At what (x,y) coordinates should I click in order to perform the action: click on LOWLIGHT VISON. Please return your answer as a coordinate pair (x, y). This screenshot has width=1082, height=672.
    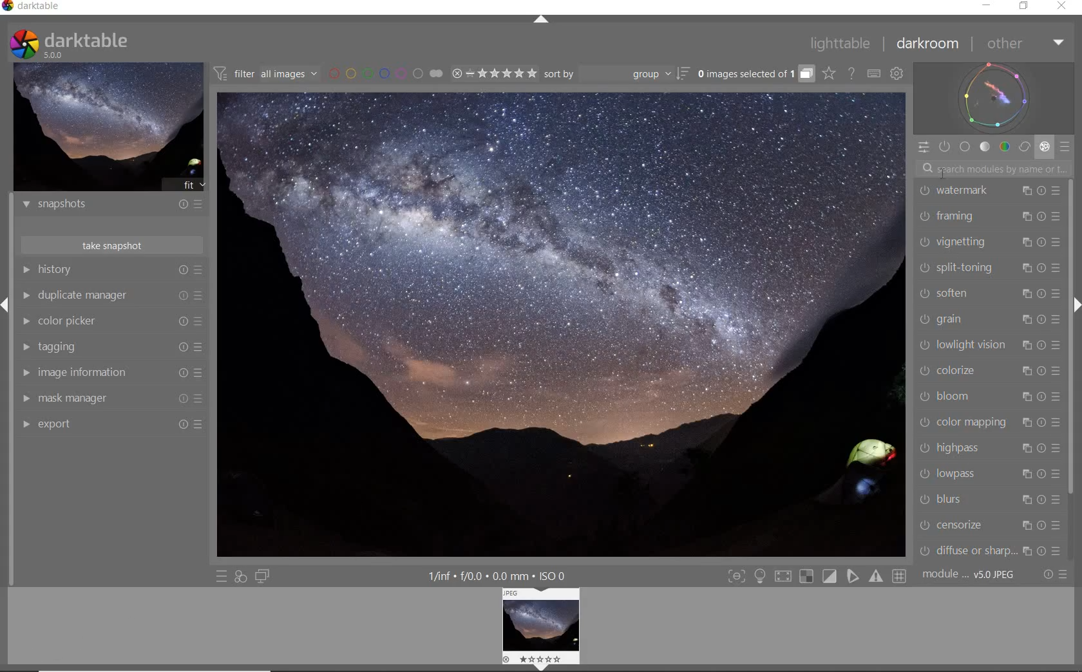
    Looking at the image, I should click on (962, 344).